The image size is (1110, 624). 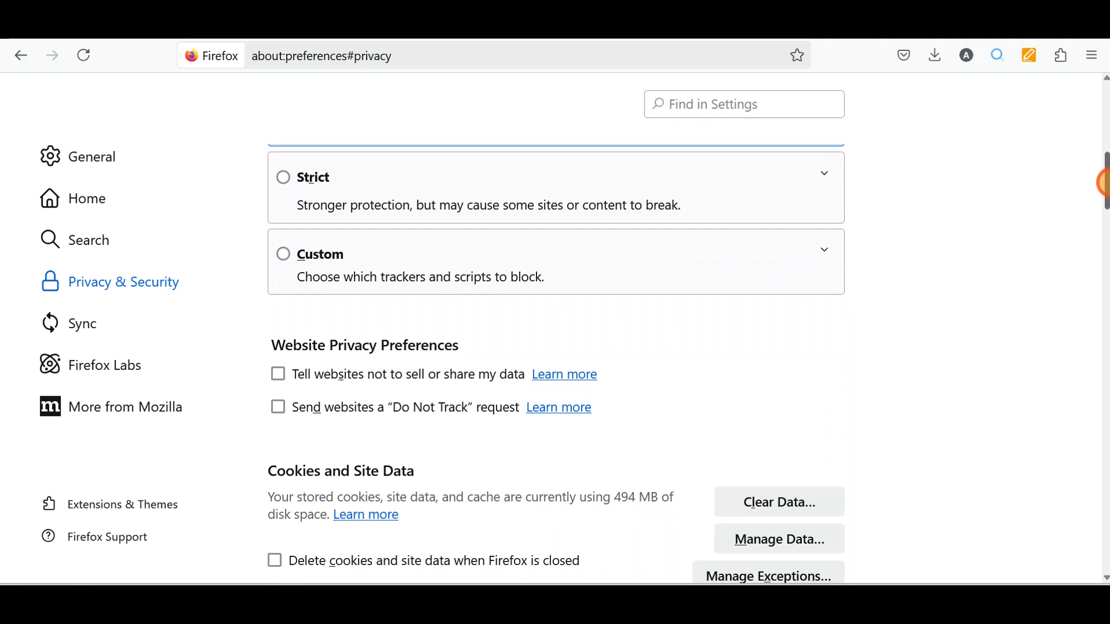 What do you see at coordinates (1103, 184) in the screenshot?
I see `Vertical scrollbar` at bounding box center [1103, 184].